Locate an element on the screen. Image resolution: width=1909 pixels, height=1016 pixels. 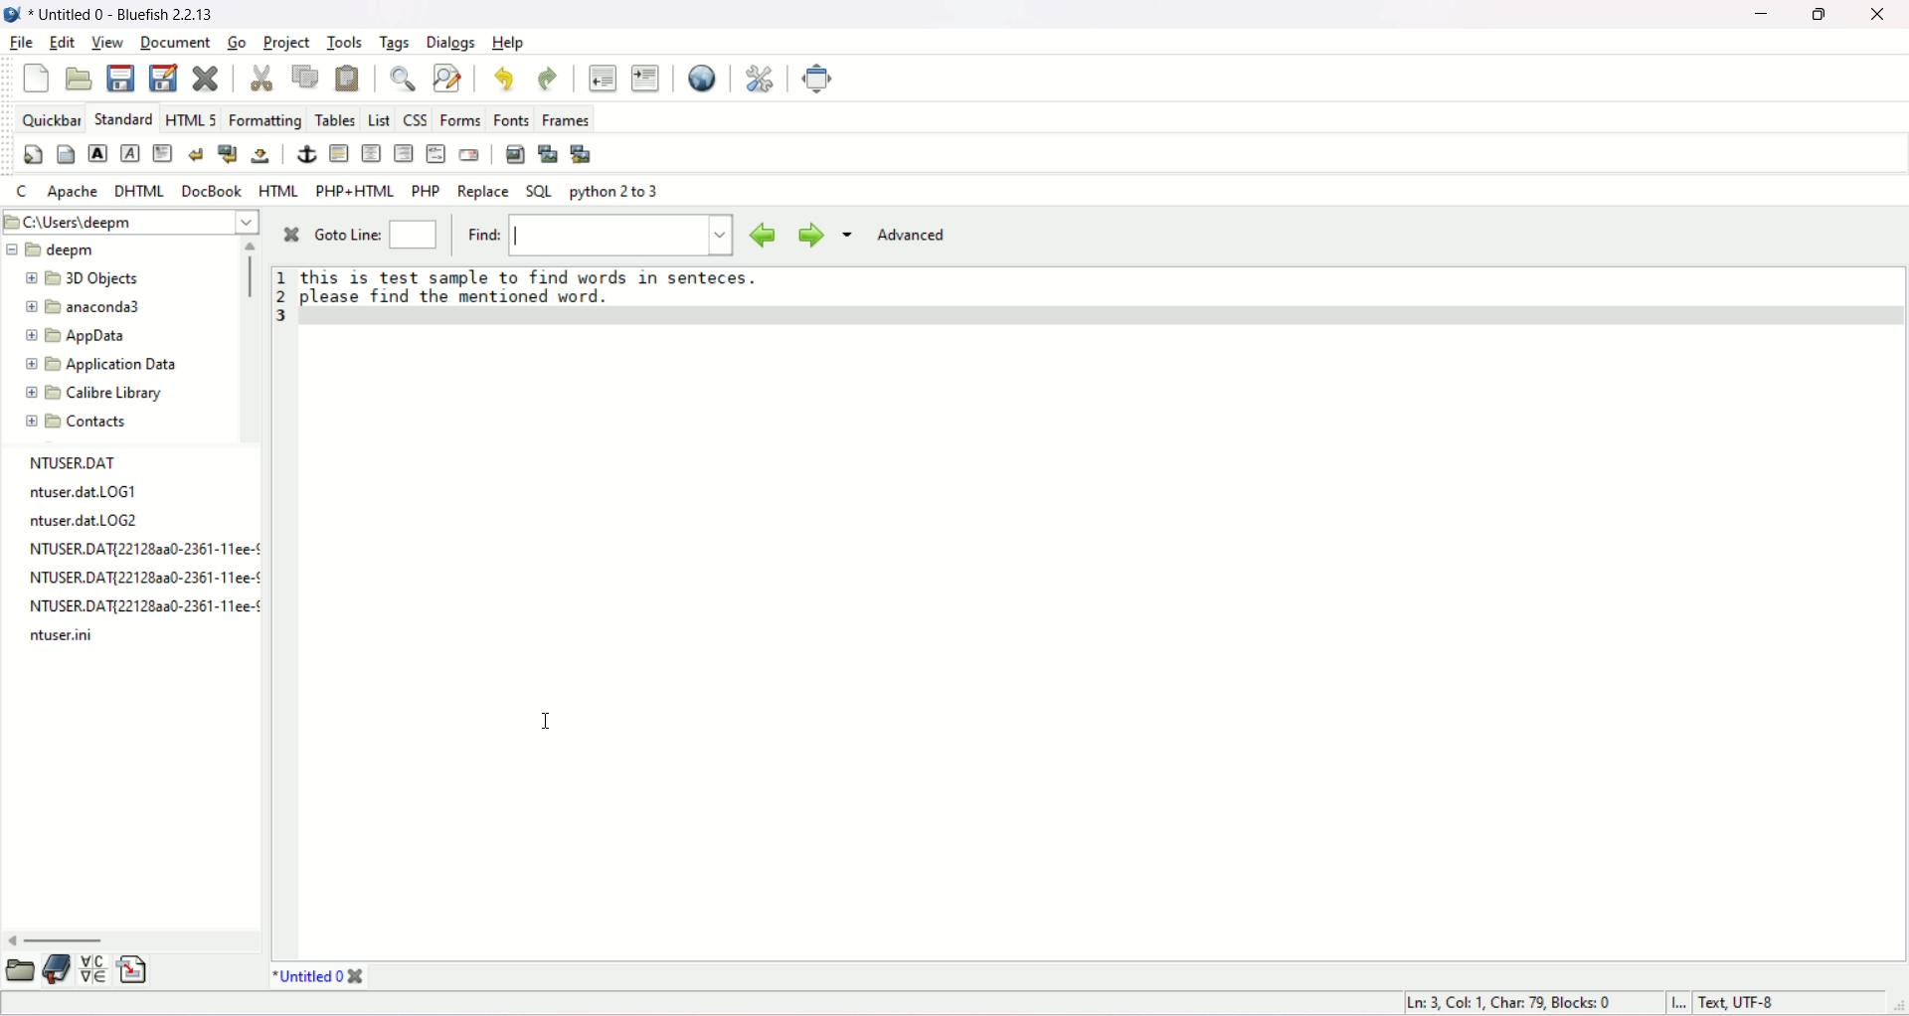
open is located at coordinates (79, 79).